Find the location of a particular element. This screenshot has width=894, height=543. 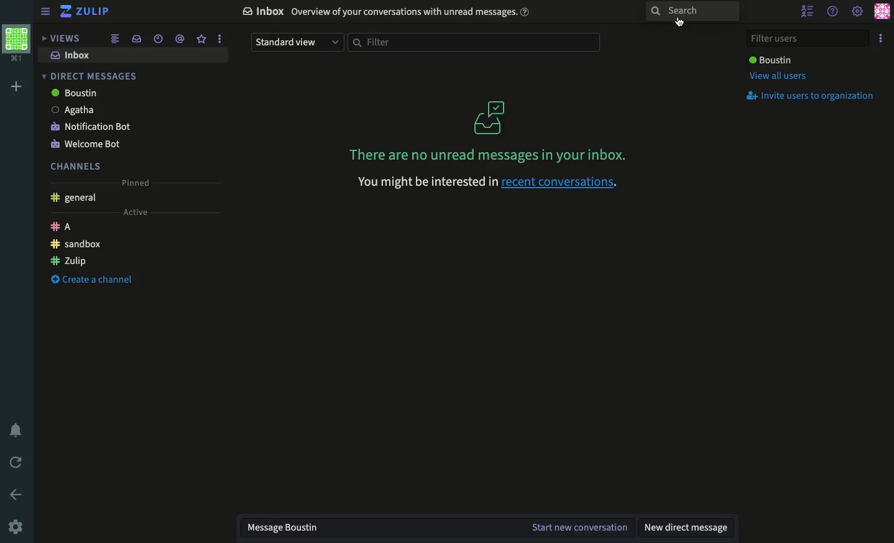

icon is located at coordinates (490, 117).